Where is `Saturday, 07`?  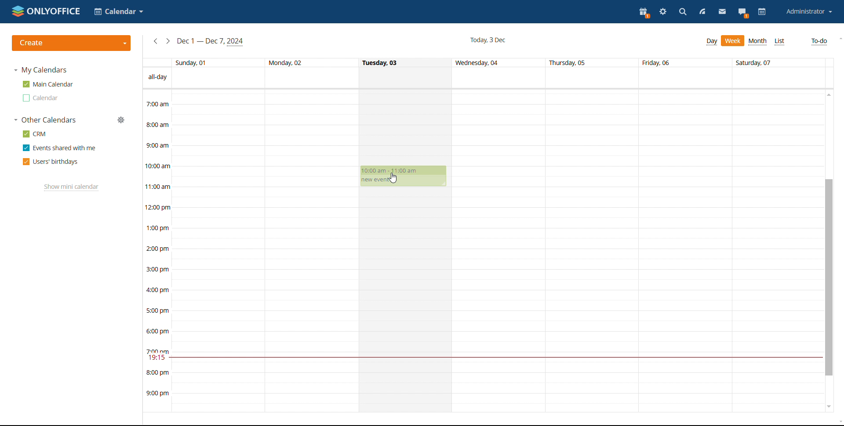 Saturday, 07 is located at coordinates (756, 62).